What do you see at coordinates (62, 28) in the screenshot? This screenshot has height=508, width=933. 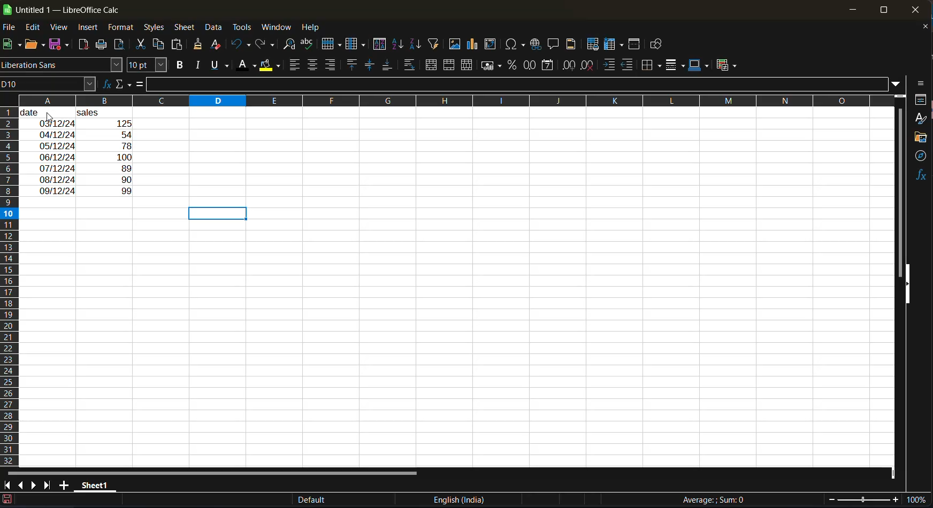 I see `view` at bounding box center [62, 28].